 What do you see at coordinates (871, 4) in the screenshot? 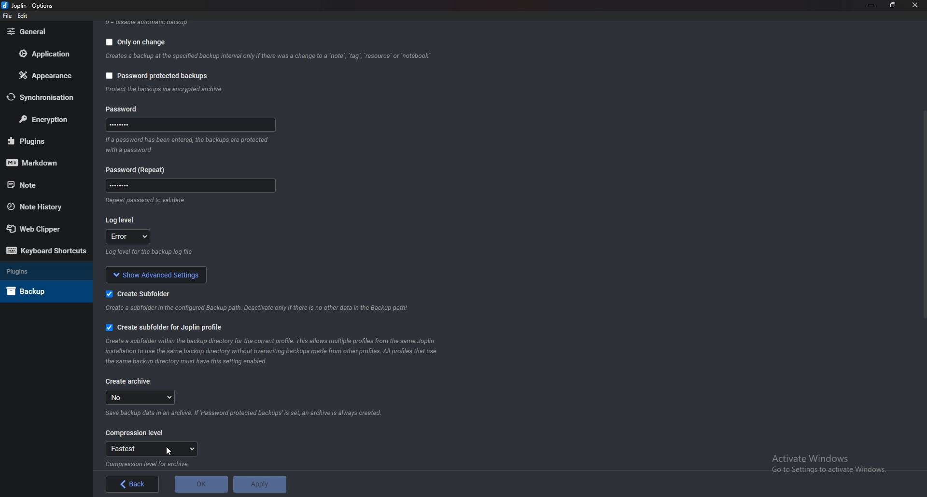
I see `Minimize` at bounding box center [871, 4].